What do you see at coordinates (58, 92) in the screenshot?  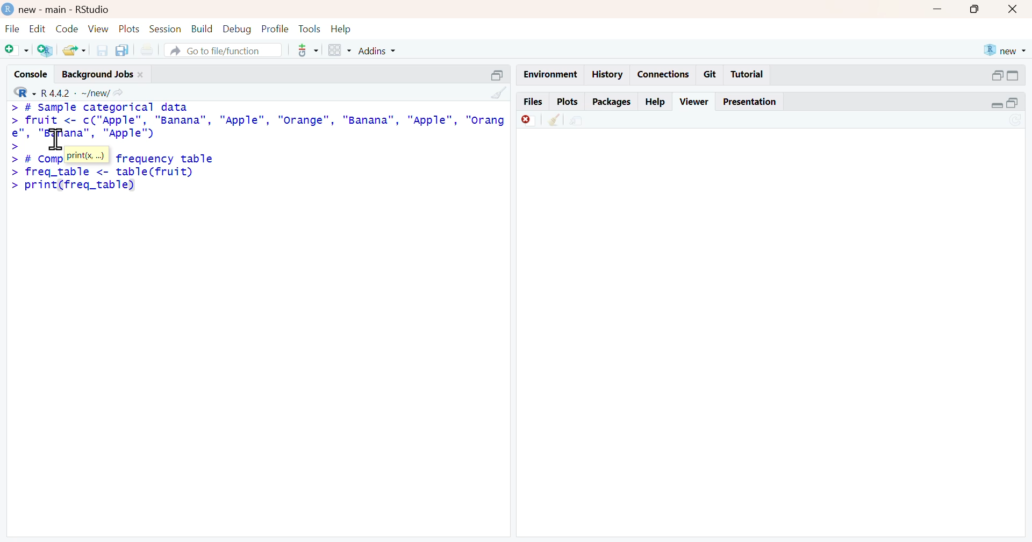 I see `R 4.4.2 - new` at bounding box center [58, 92].